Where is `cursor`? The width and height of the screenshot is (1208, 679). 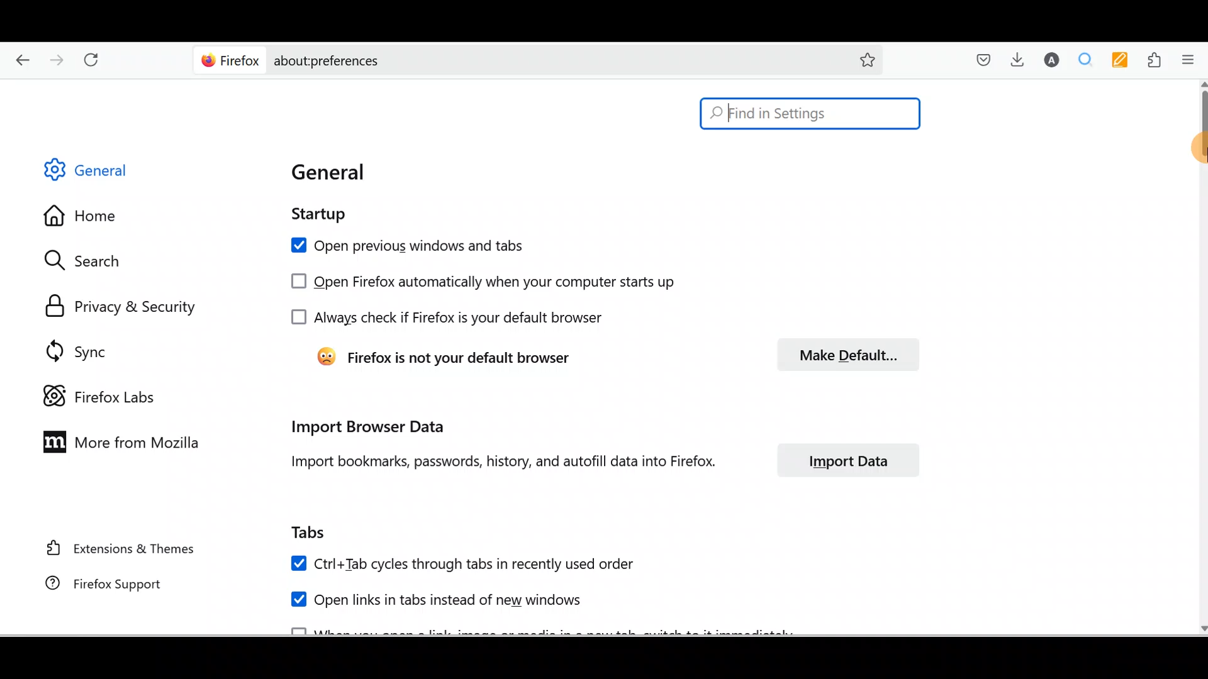
cursor is located at coordinates (1200, 153).